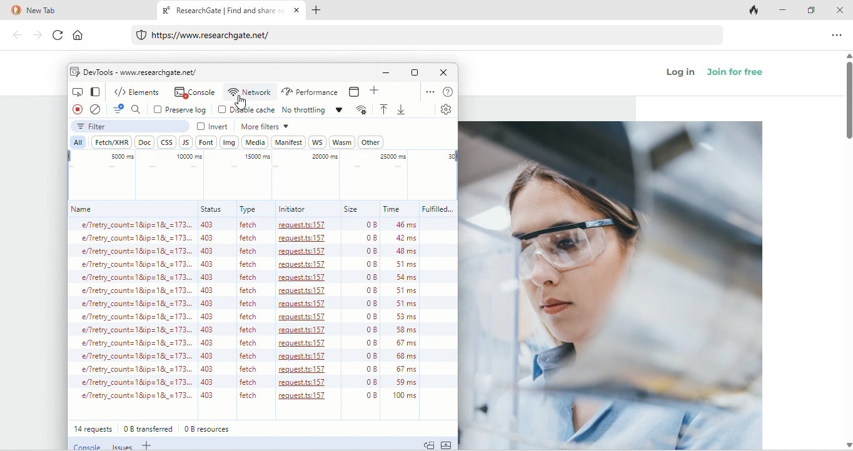  Describe the element at coordinates (221, 12) in the screenshot. I see `ResearchGate | Find and share` at that location.